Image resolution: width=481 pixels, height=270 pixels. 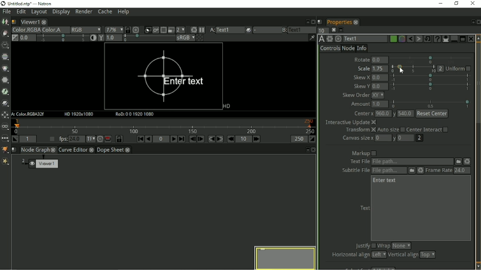 I want to click on Playback in point, so click(x=28, y=139).